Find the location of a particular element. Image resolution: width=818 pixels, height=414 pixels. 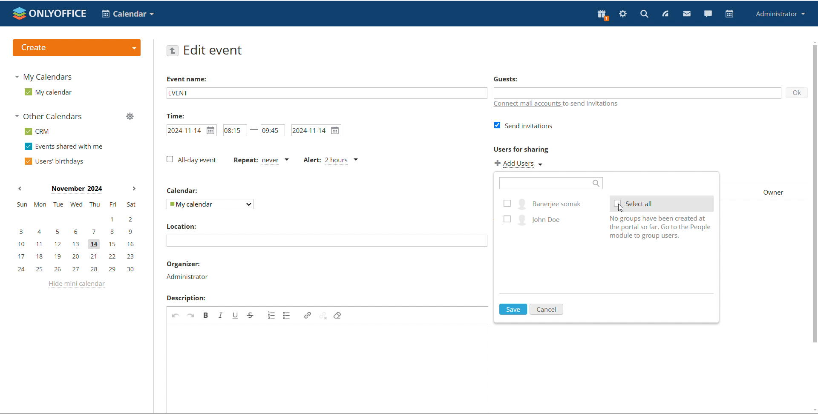

inset/remove numbered list is located at coordinates (271, 315).